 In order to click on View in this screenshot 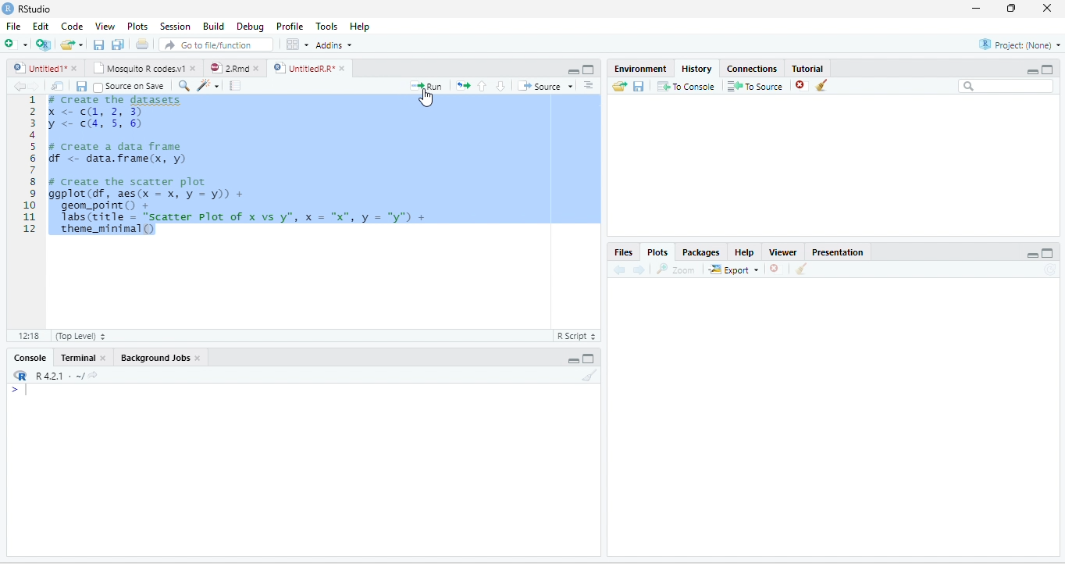, I will do `click(105, 26)`.